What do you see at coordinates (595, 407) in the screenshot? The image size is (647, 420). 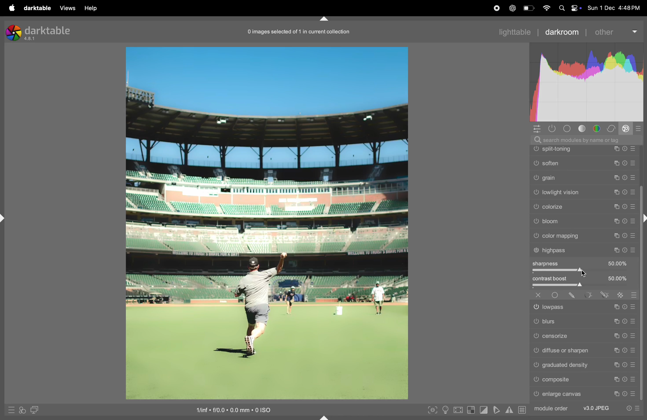 I see `v3 jpeg` at bounding box center [595, 407].